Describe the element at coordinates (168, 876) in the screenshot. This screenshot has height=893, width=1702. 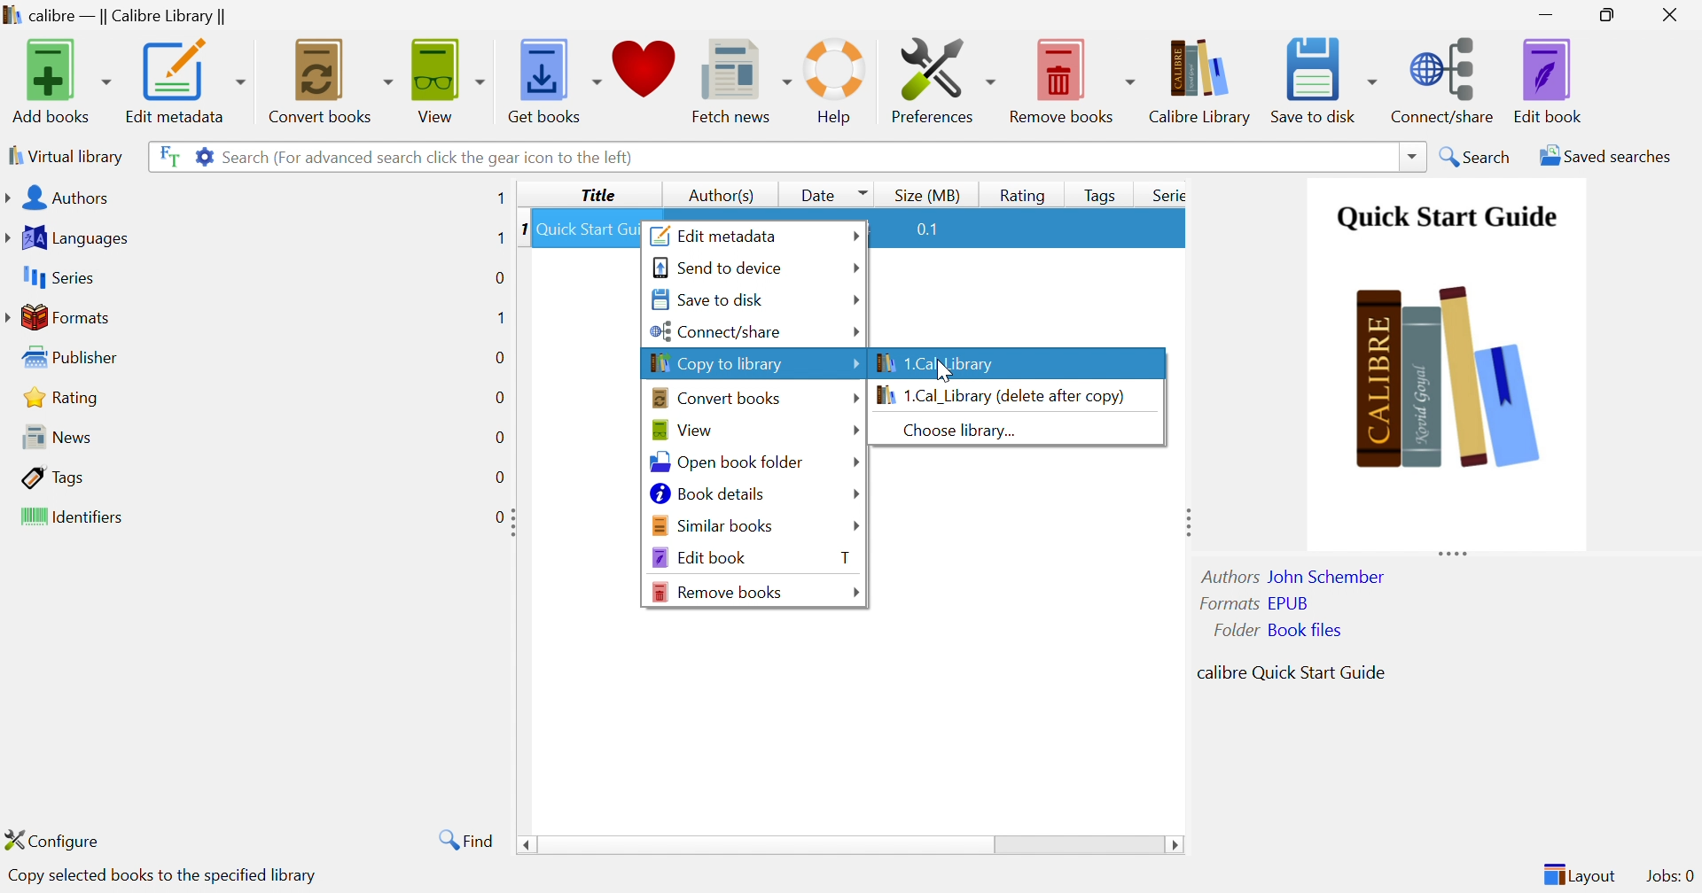
I see `Copy selected books to the specified library` at that location.